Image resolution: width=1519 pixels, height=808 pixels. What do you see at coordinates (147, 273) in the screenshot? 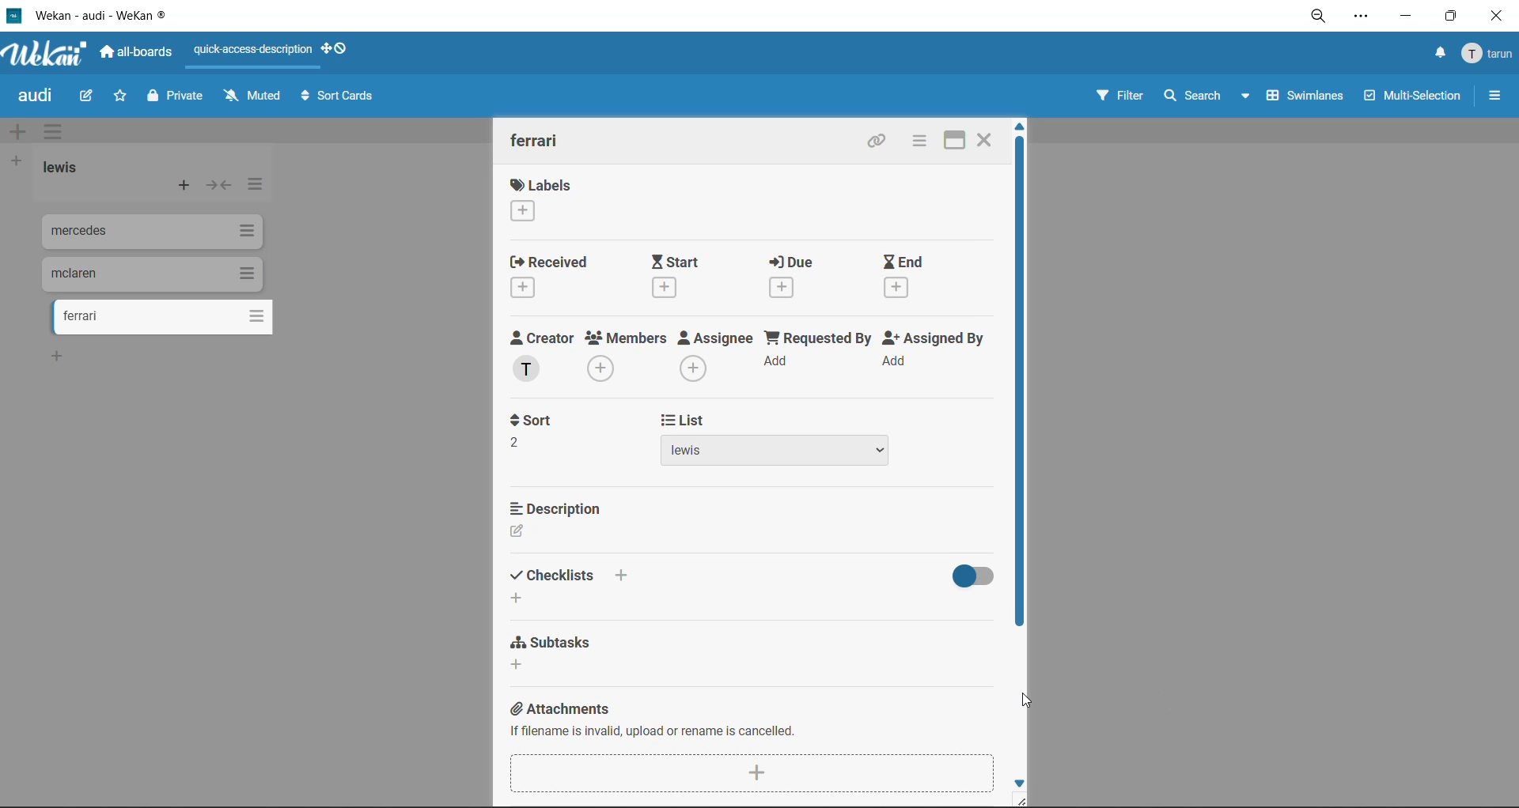
I see `cards` at bounding box center [147, 273].